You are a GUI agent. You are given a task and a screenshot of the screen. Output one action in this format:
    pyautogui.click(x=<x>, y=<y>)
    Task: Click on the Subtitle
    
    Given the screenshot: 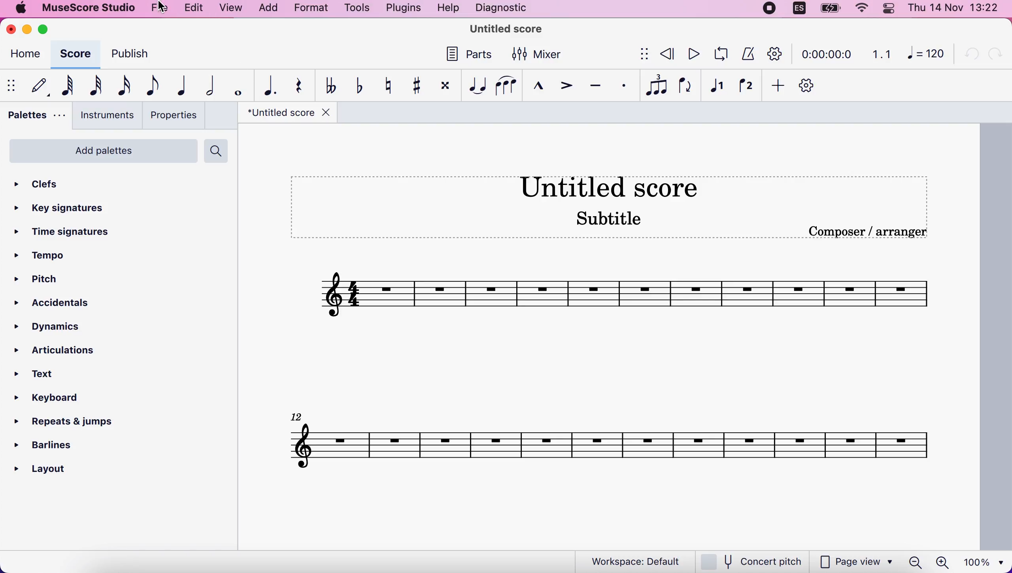 What is the action you would take?
    pyautogui.click(x=609, y=218)
    